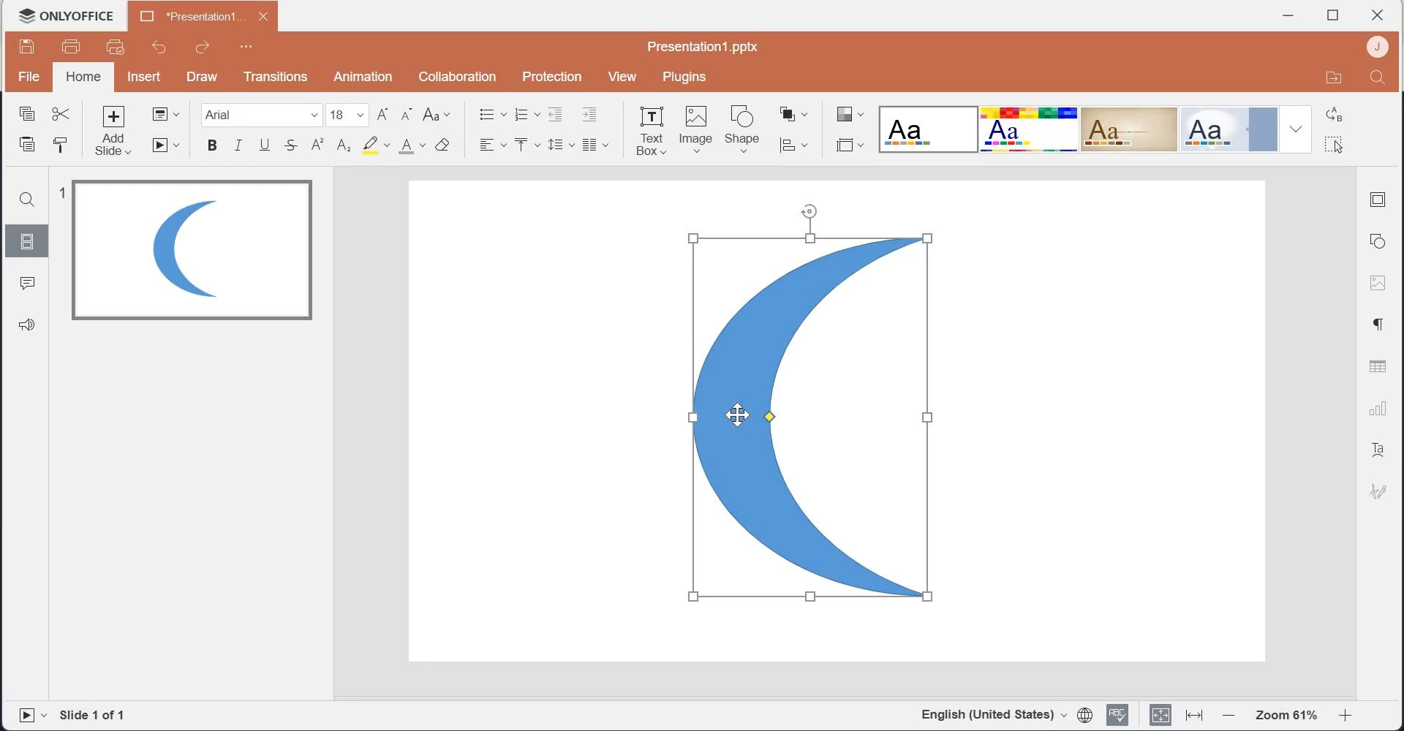  Describe the element at coordinates (1379, 406) in the screenshot. I see `Charts` at that location.